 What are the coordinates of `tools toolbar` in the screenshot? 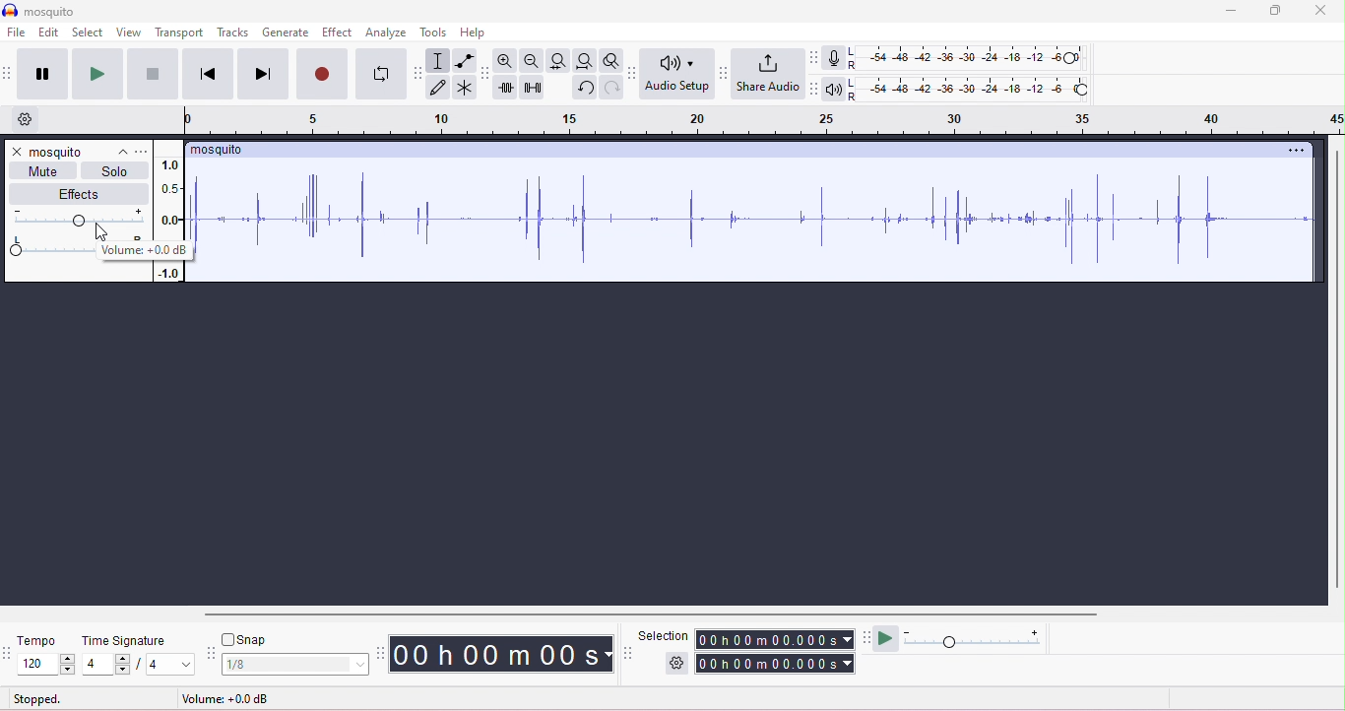 It's located at (418, 73).